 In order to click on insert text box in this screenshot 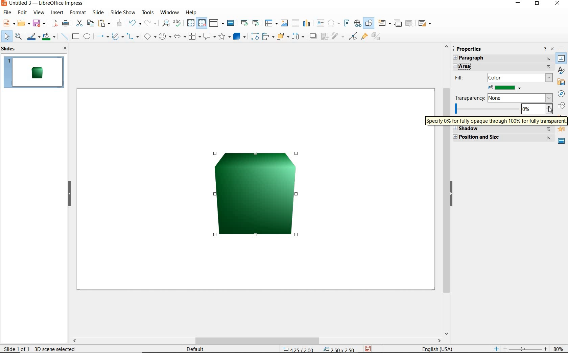, I will do `click(321, 23)`.